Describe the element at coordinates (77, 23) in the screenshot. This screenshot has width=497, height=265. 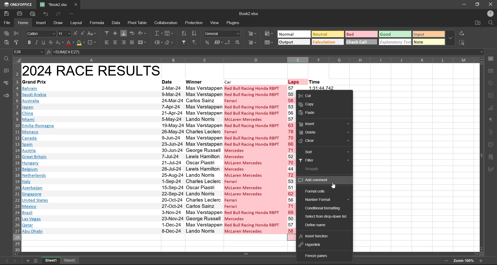
I see `layout` at that location.